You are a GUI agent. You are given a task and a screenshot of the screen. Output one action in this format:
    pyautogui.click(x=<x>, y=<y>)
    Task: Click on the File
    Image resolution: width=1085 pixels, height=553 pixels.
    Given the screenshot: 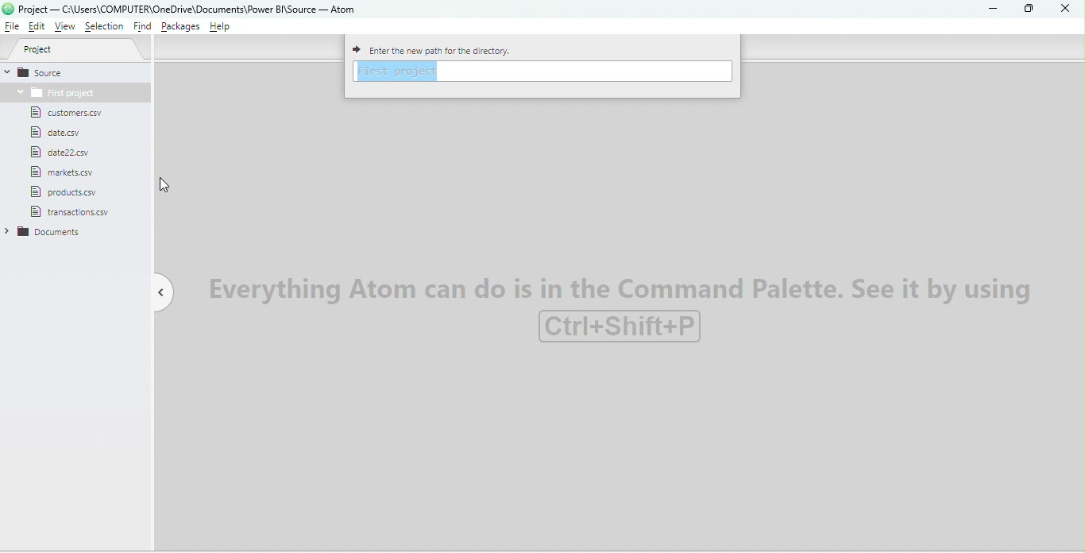 What is the action you would take?
    pyautogui.click(x=72, y=211)
    